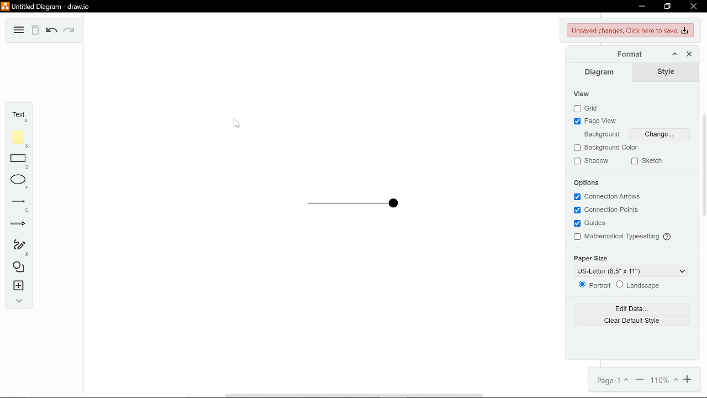  What do you see at coordinates (341, 204) in the screenshot?
I see `Arrow with circle head style` at bounding box center [341, 204].